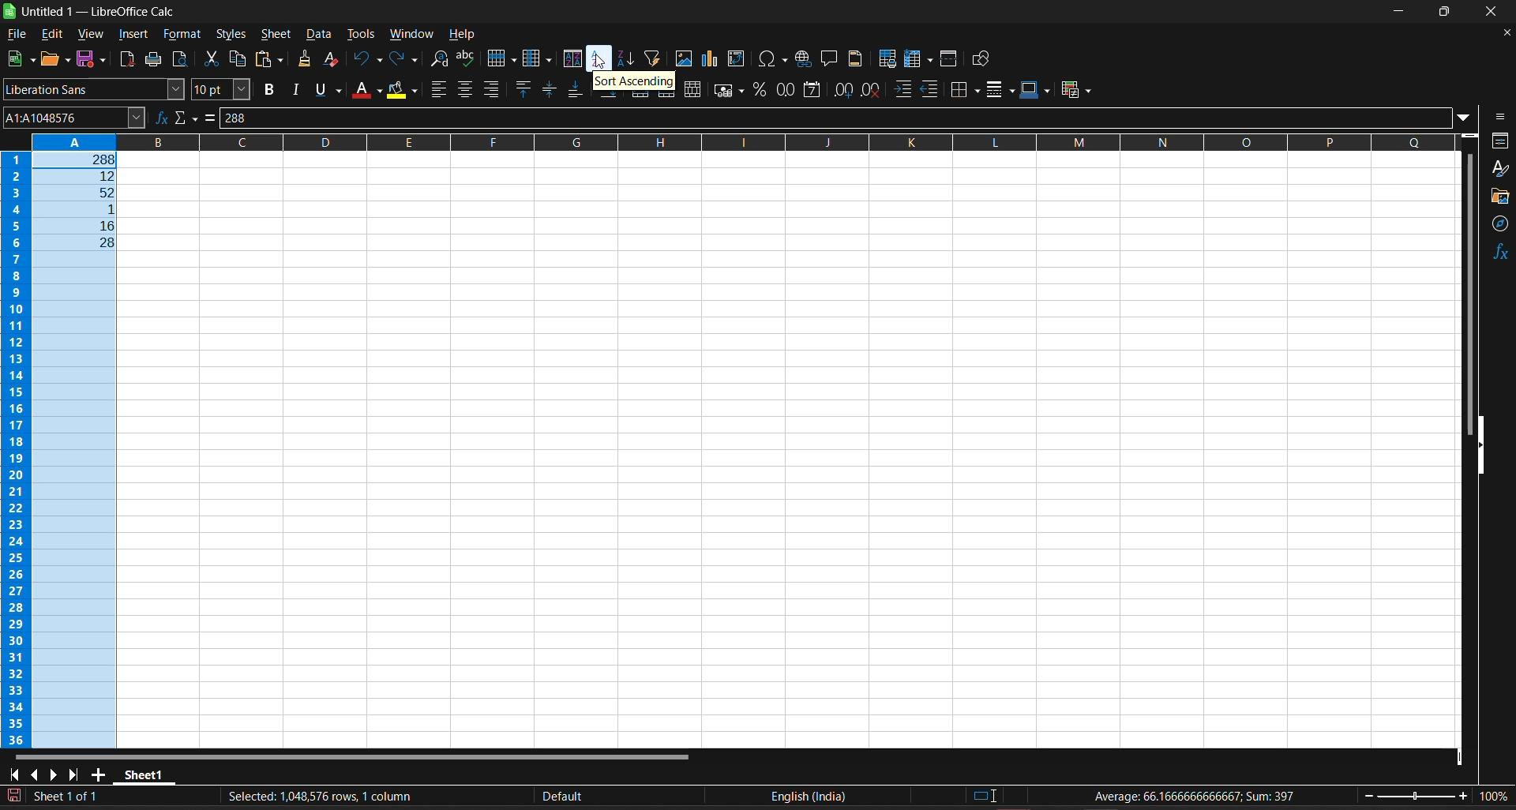  What do you see at coordinates (401, 90) in the screenshot?
I see `background color` at bounding box center [401, 90].